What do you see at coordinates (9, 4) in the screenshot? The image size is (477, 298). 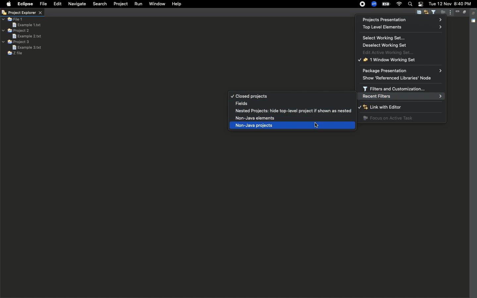 I see `Apple logo` at bounding box center [9, 4].